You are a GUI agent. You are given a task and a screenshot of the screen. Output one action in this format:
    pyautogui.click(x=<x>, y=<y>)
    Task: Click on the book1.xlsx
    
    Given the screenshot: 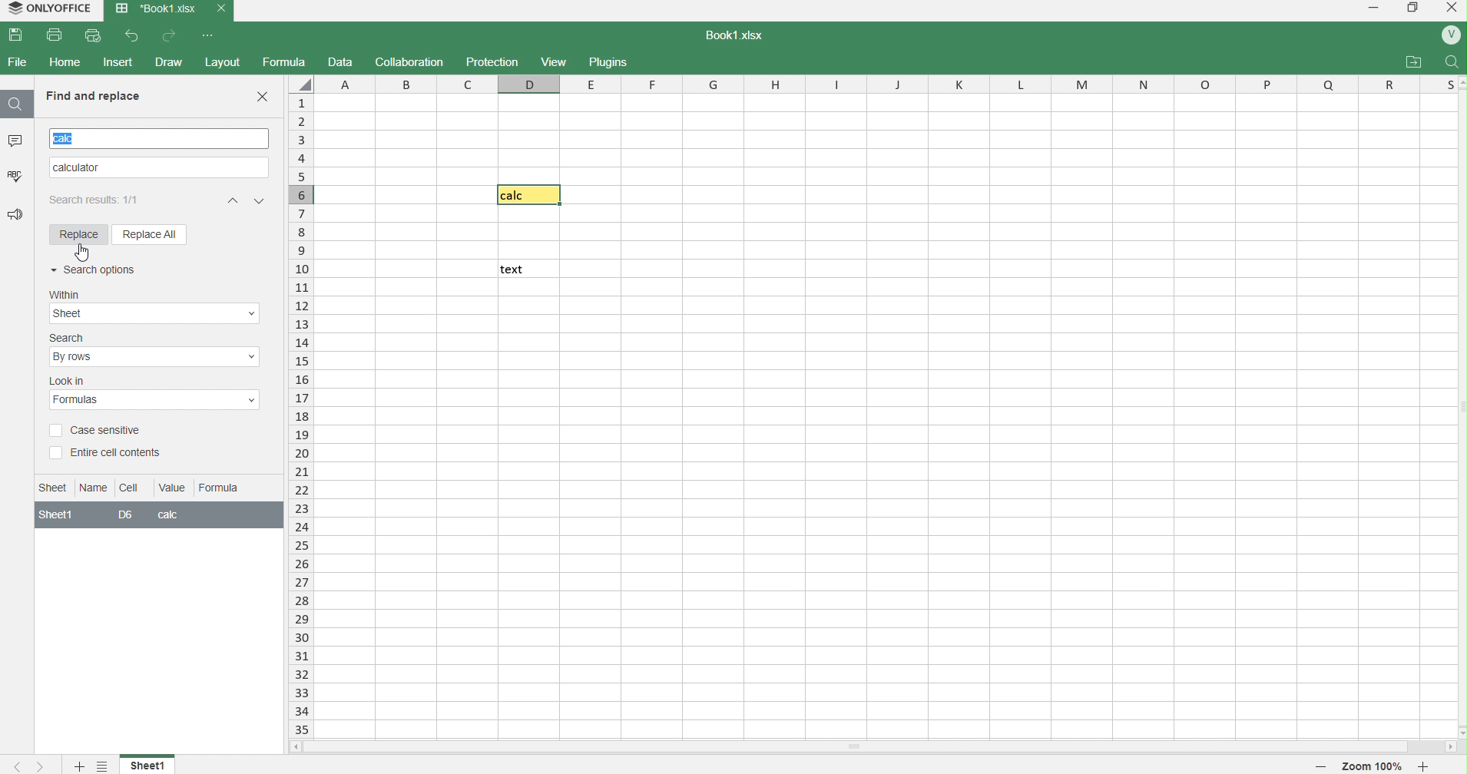 What is the action you would take?
    pyautogui.click(x=154, y=11)
    